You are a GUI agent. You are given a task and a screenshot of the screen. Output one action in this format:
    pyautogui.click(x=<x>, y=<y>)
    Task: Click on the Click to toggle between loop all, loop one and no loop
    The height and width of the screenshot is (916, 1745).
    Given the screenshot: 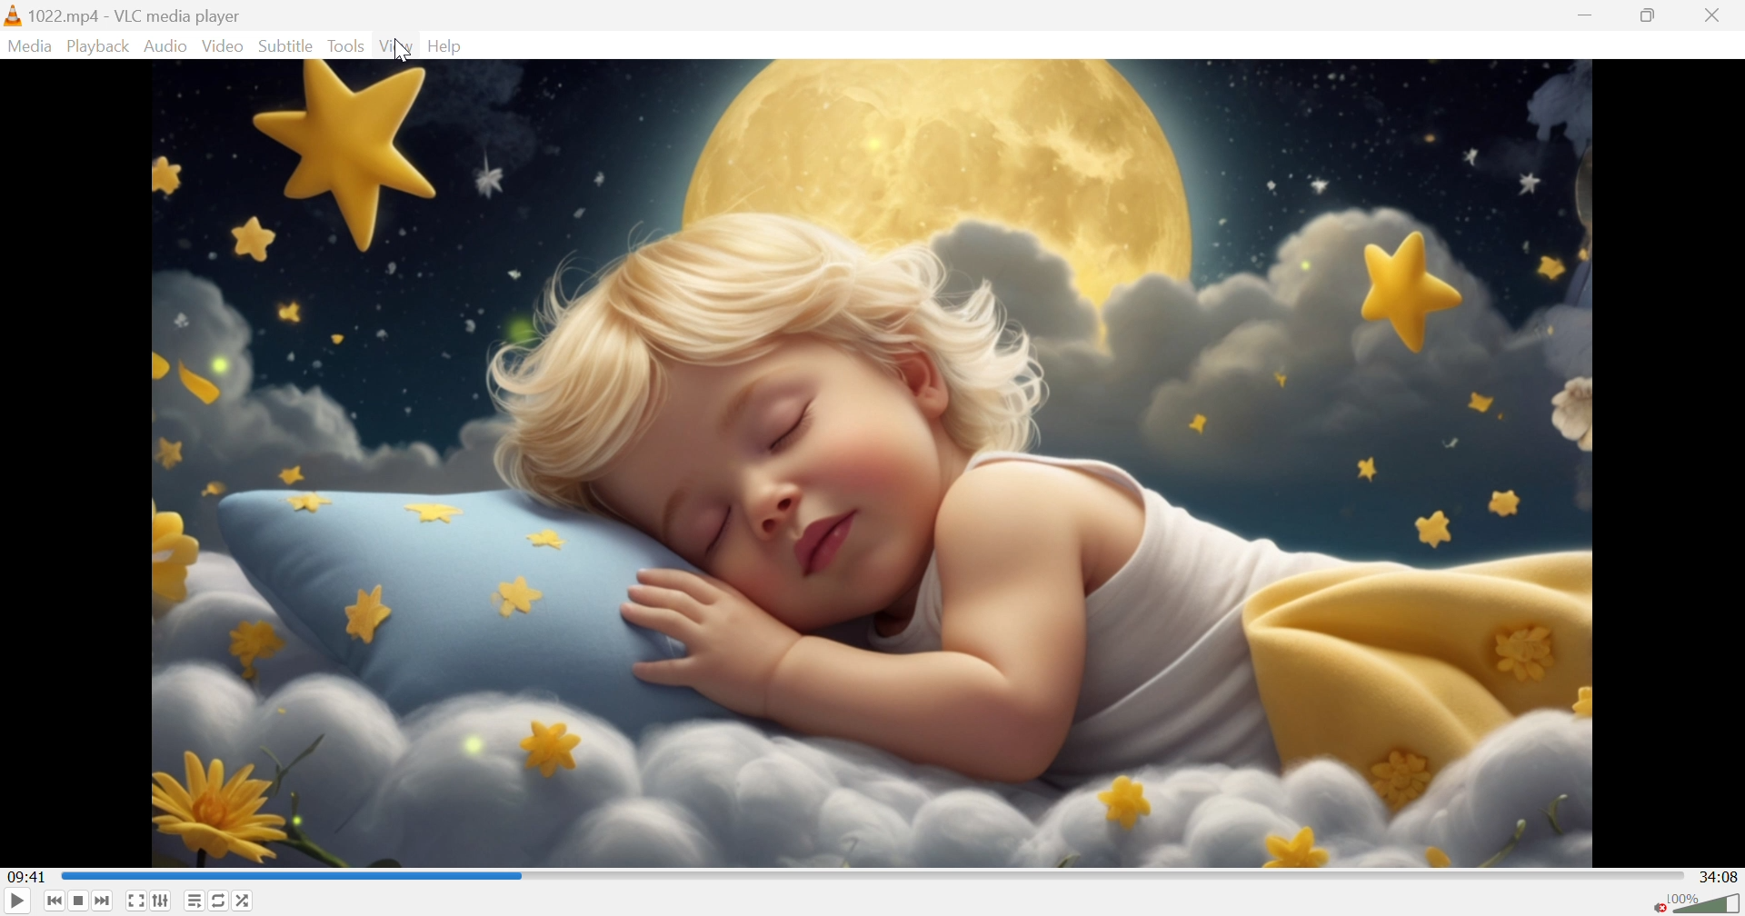 What is the action you would take?
    pyautogui.click(x=222, y=901)
    